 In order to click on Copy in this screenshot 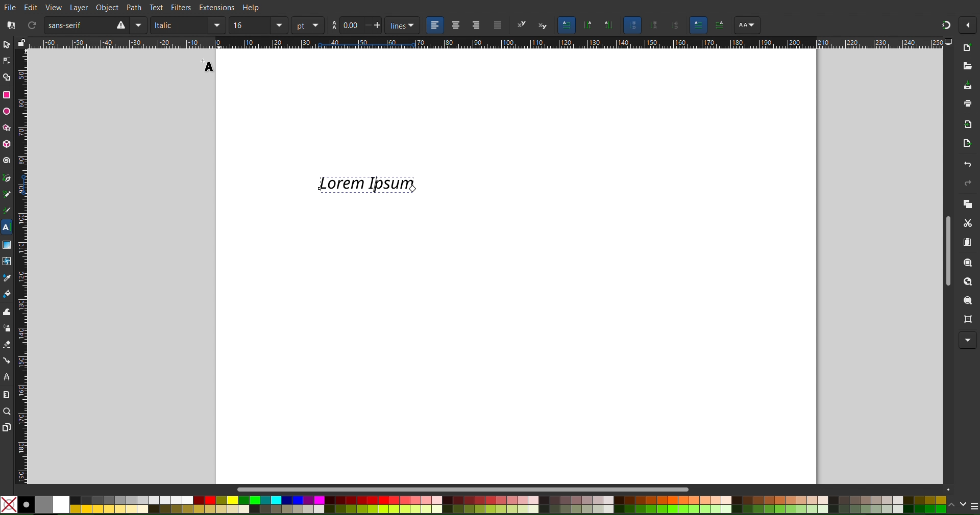, I will do `click(965, 205)`.